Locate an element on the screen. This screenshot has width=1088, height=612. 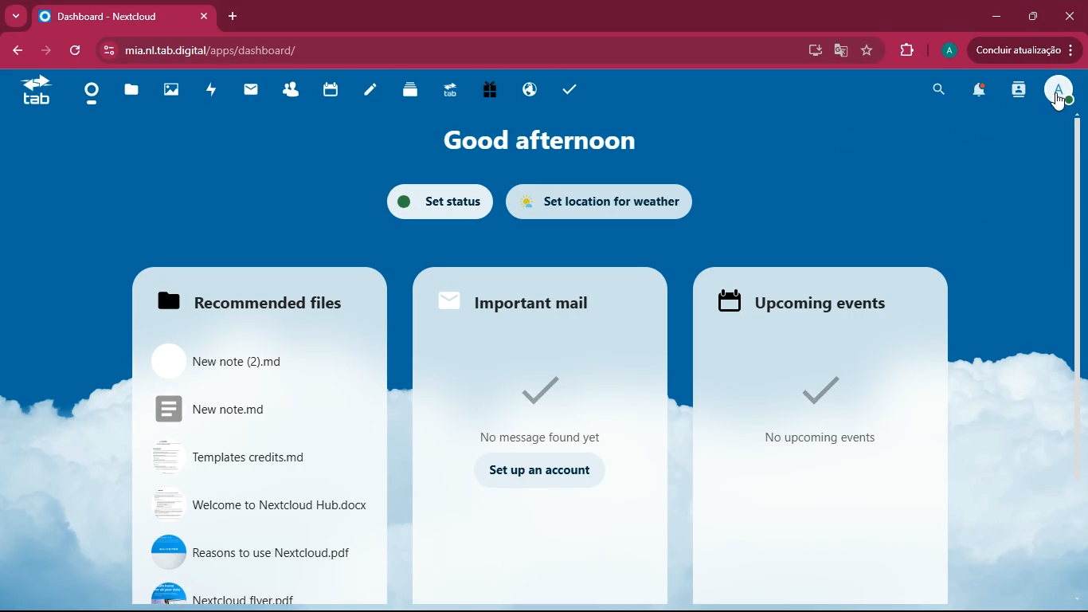
close is located at coordinates (1070, 14).